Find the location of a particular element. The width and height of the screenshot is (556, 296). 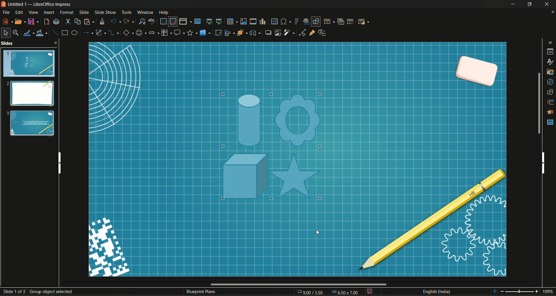

Help is located at coordinates (164, 12).